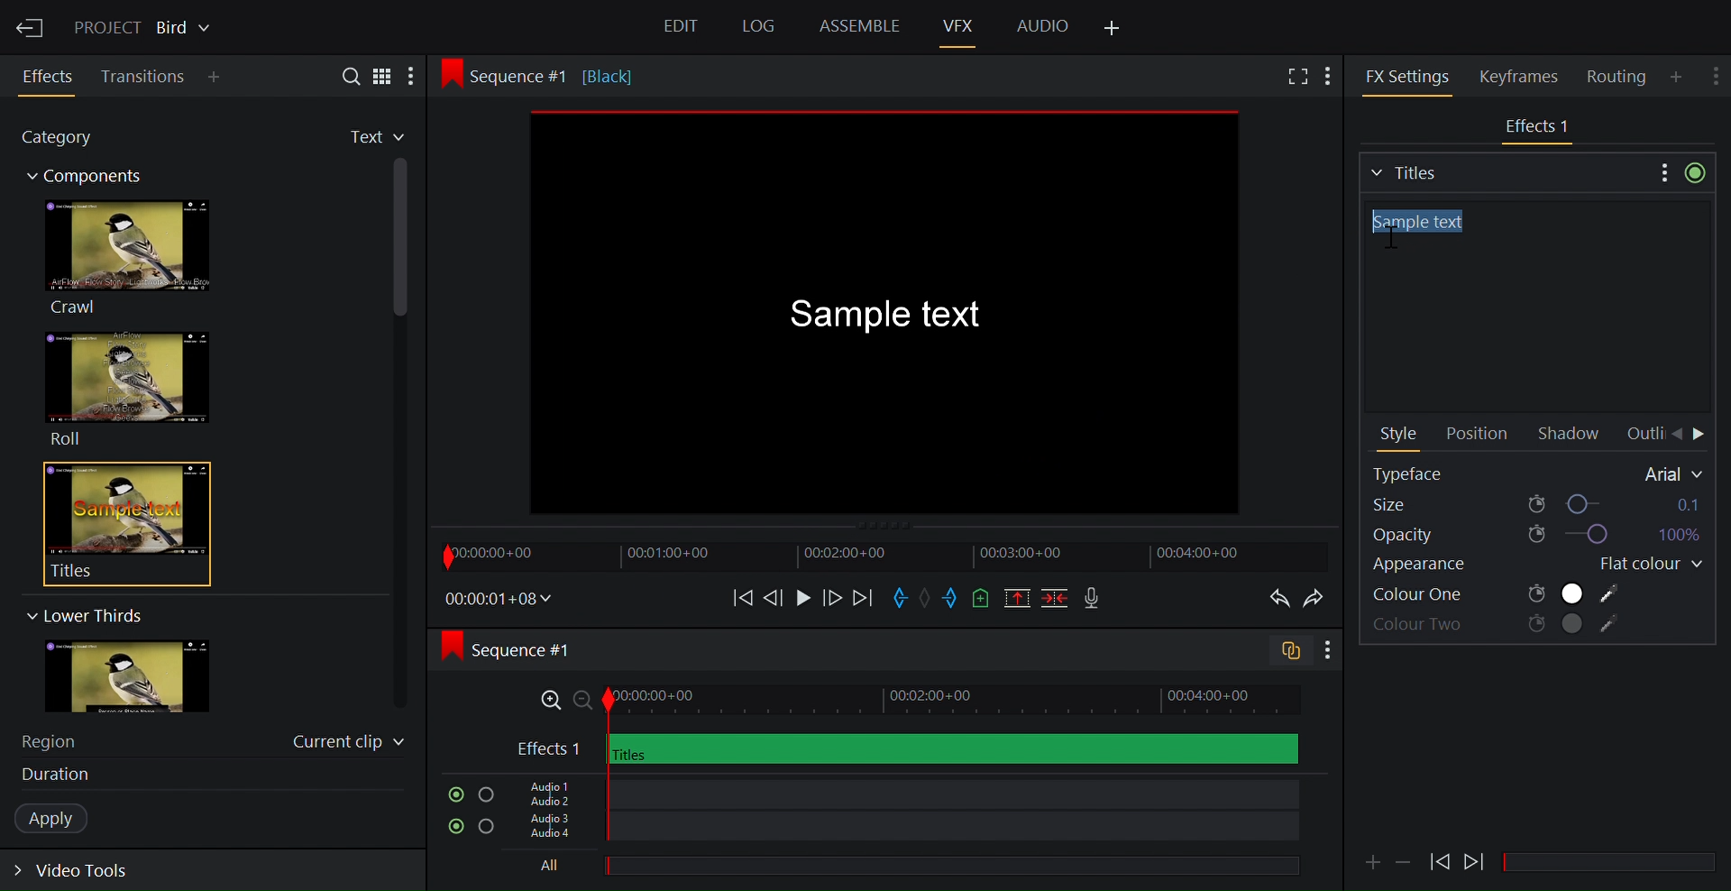  I want to click on Category, so click(67, 140).